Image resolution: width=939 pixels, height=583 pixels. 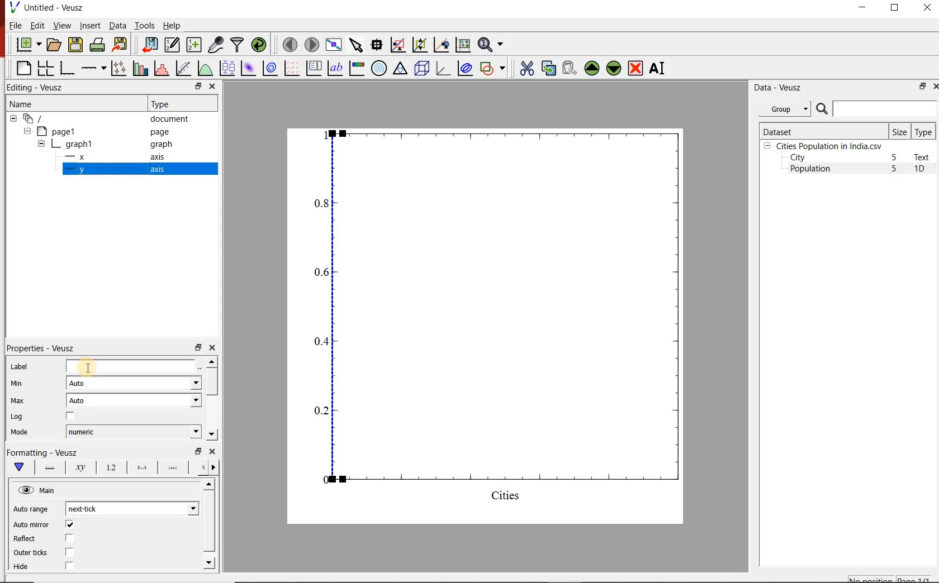 I want to click on 3d graph, so click(x=442, y=68).